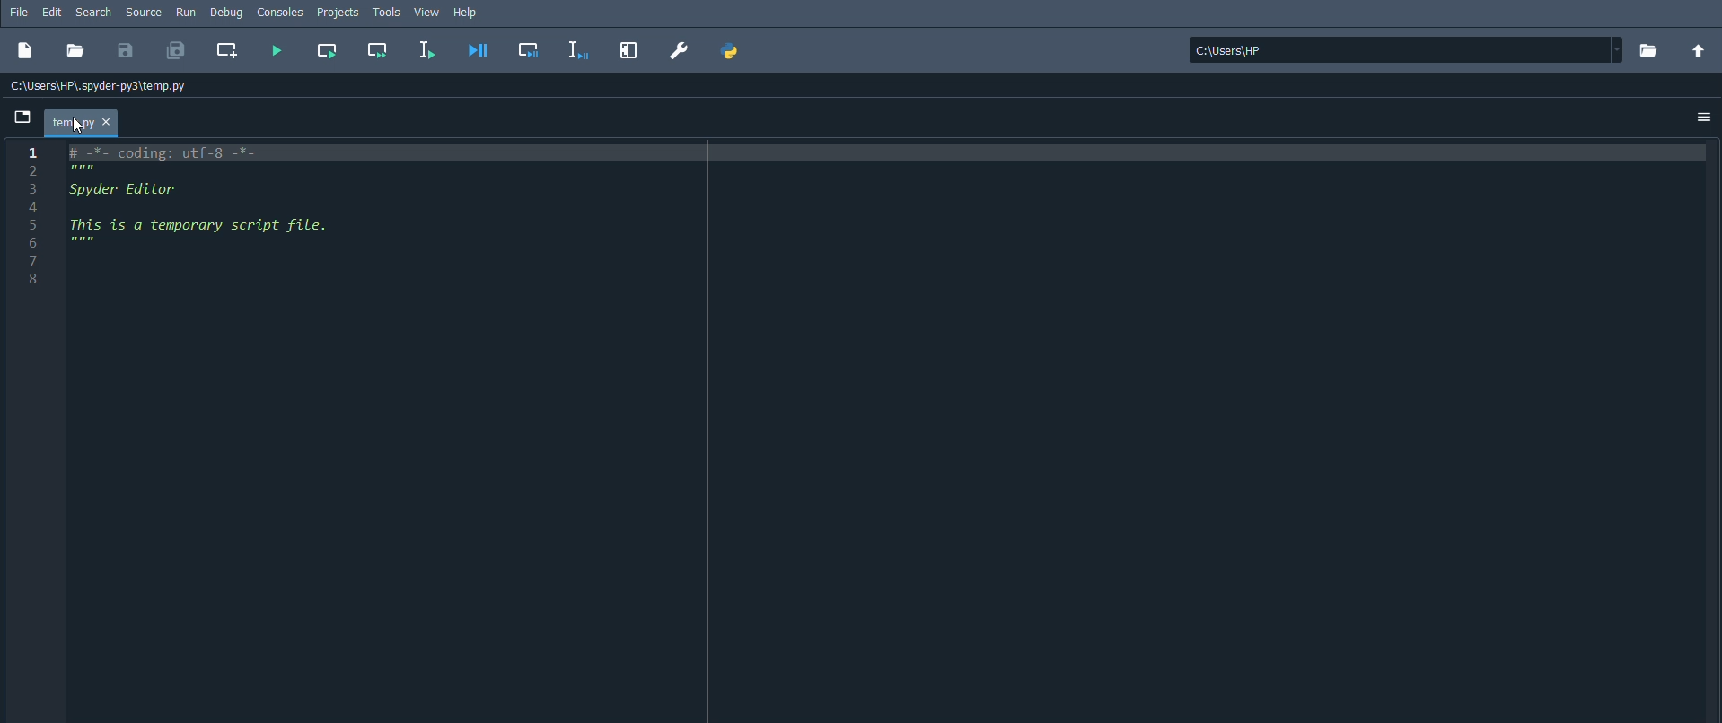  What do you see at coordinates (35, 224) in the screenshot?
I see `number line` at bounding box center [35, 224].